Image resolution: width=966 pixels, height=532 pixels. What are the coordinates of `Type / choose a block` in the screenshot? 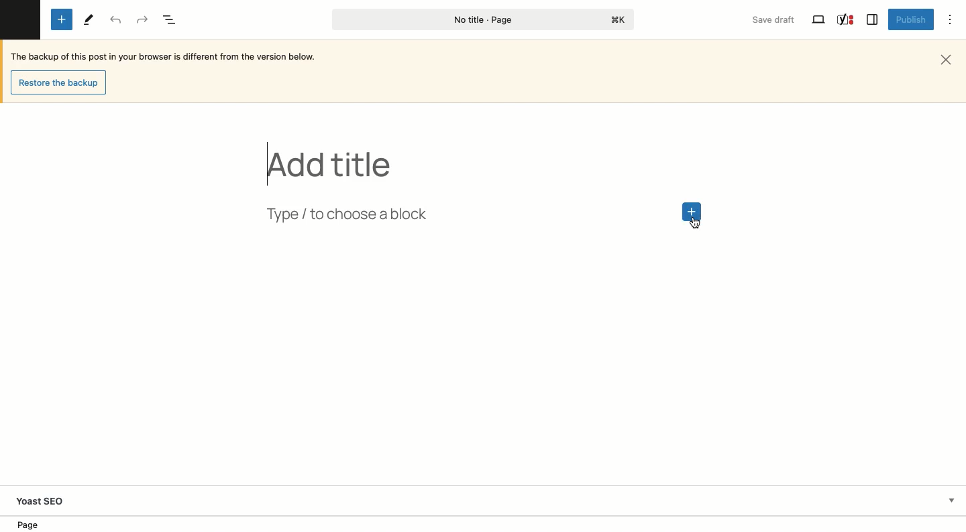 It's located at (371, 213).